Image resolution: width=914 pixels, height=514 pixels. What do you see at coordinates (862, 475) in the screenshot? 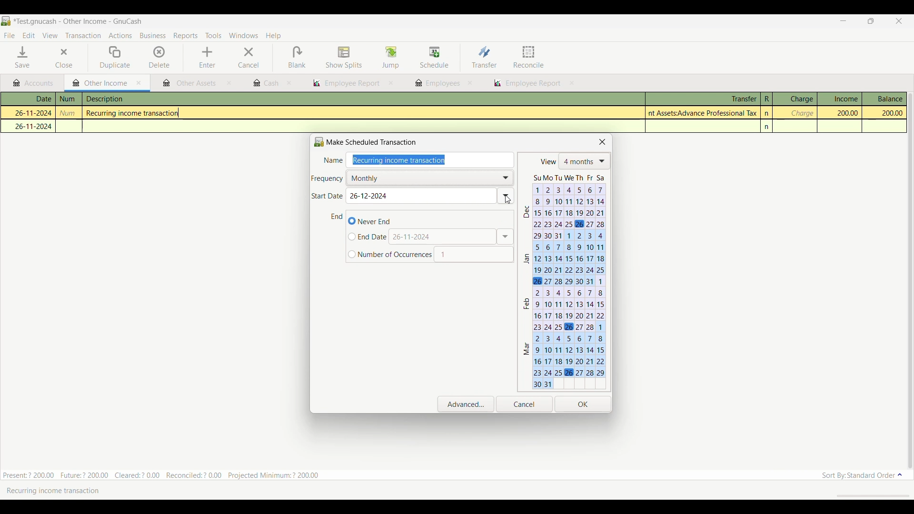
I see `Sort order options` at bounding box center [862, 475].